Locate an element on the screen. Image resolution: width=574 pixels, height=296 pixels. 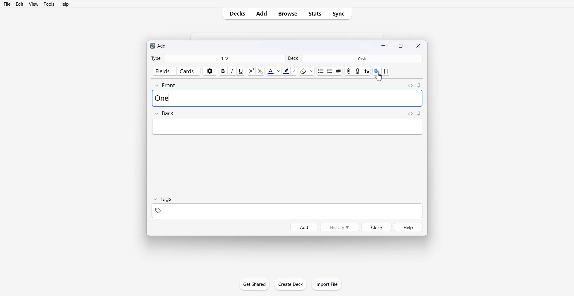
Settings is located at coordinates (210, 71).